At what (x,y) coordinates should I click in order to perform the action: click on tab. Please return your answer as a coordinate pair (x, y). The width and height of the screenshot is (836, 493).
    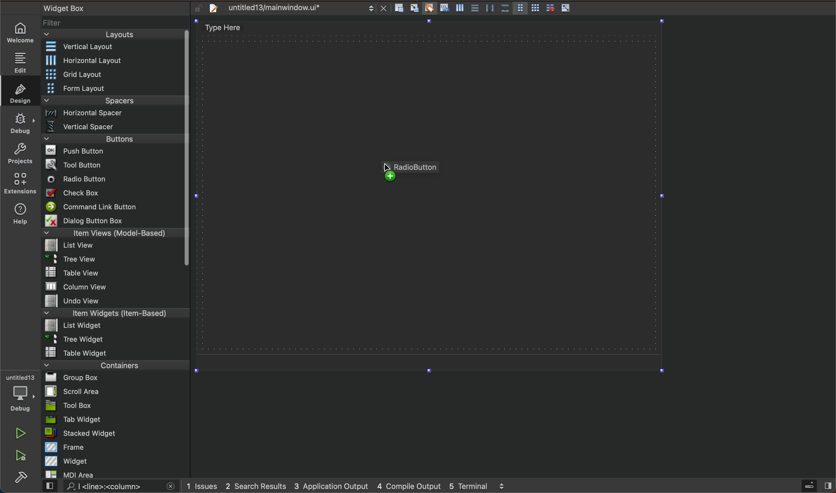
    Looking at the image, I should click on (117, 419).